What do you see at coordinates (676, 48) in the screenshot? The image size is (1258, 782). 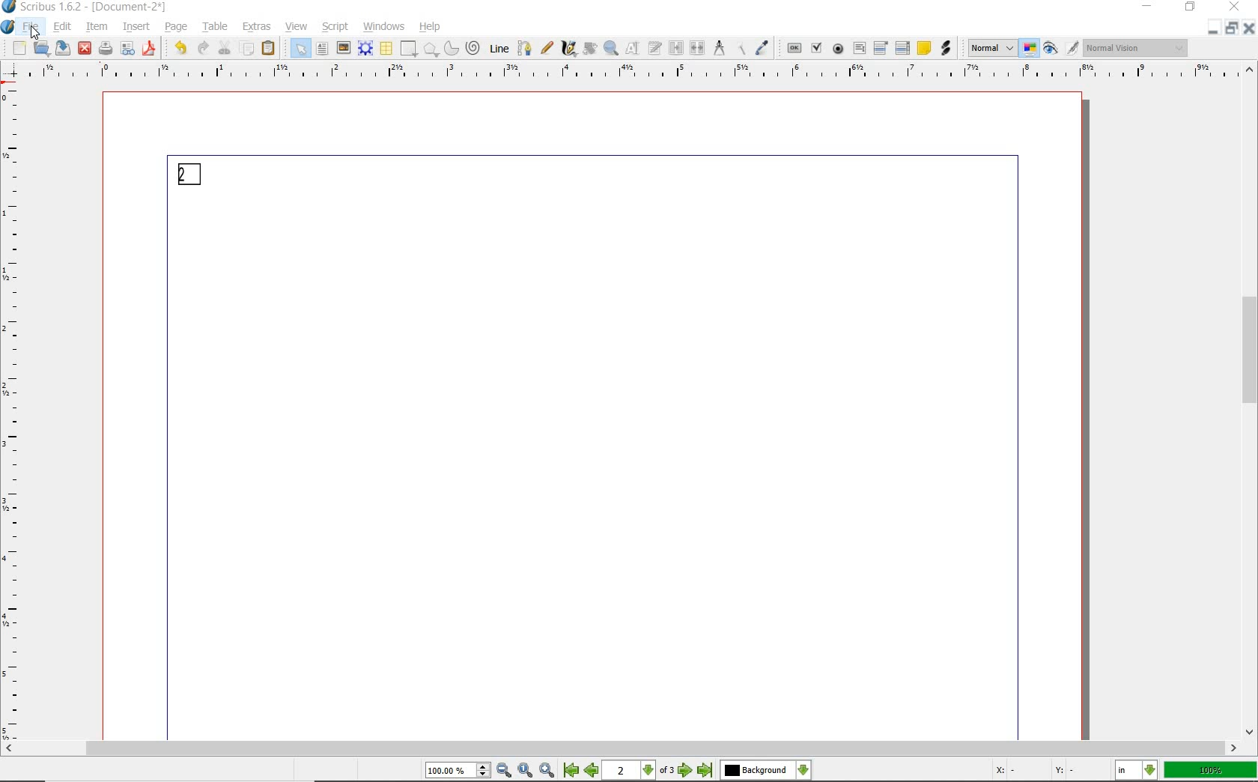 I see `link text frames` at bounding box center [676, 48].